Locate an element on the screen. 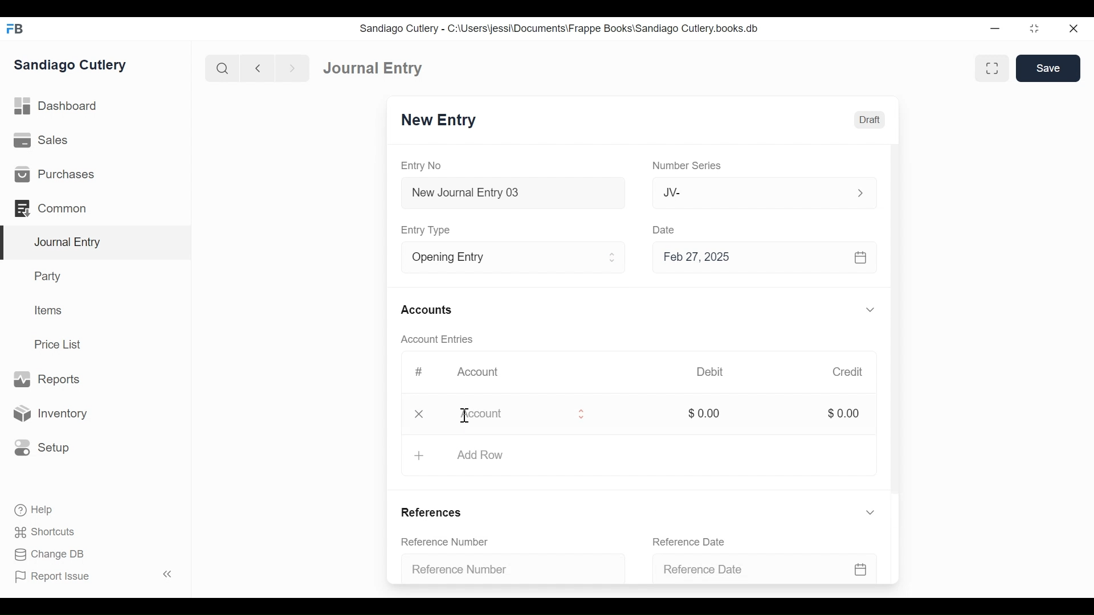  Setup is located at coordinates (42, 448).